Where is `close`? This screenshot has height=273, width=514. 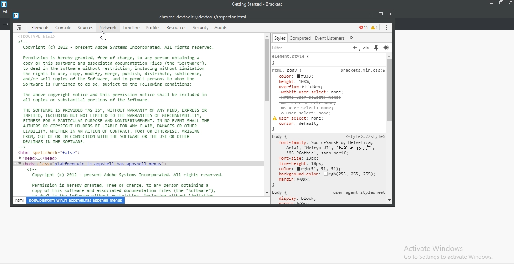
close is located at coordinates (510, 4).